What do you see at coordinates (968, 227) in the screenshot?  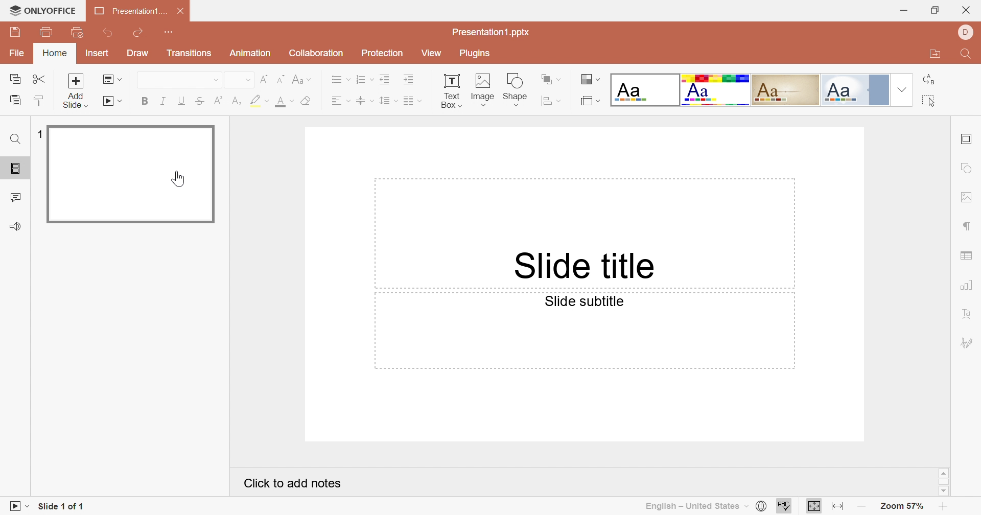 I see `Paragraph settings` at bounding box center [968, 227].